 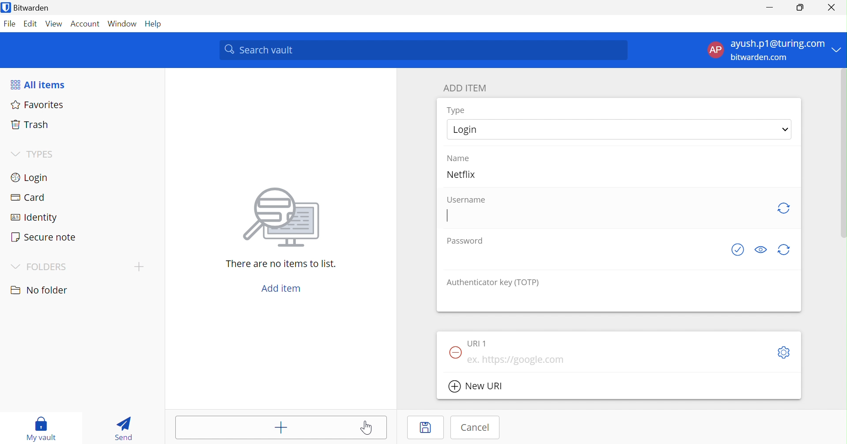 What do you see at coordinates (464, 88) in the screenshot?
I see `ADD ITEM` at bounding box center [464, 88].